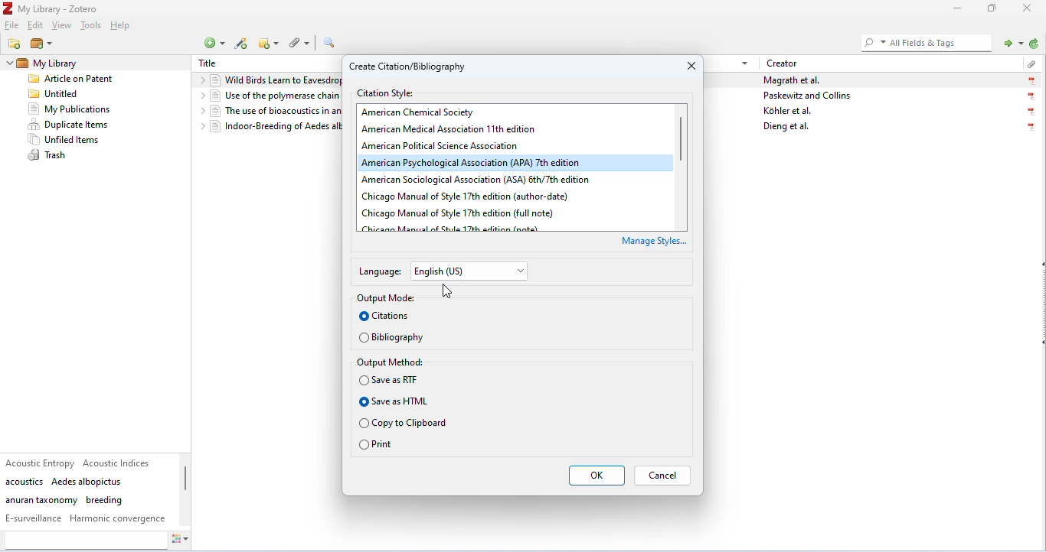 This screenshot has height=552, width=1046. Describe the element at coordinates (71, 80) in the screenshot. I see `article on patent` at that location.